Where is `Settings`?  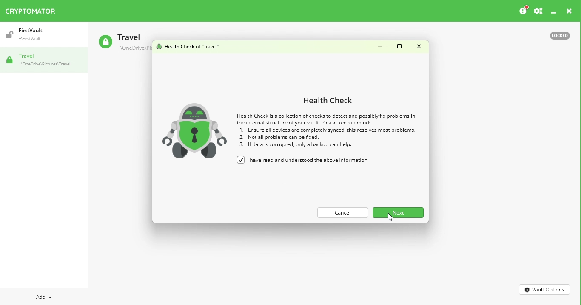
Settings is located at coordinates (538, 11).